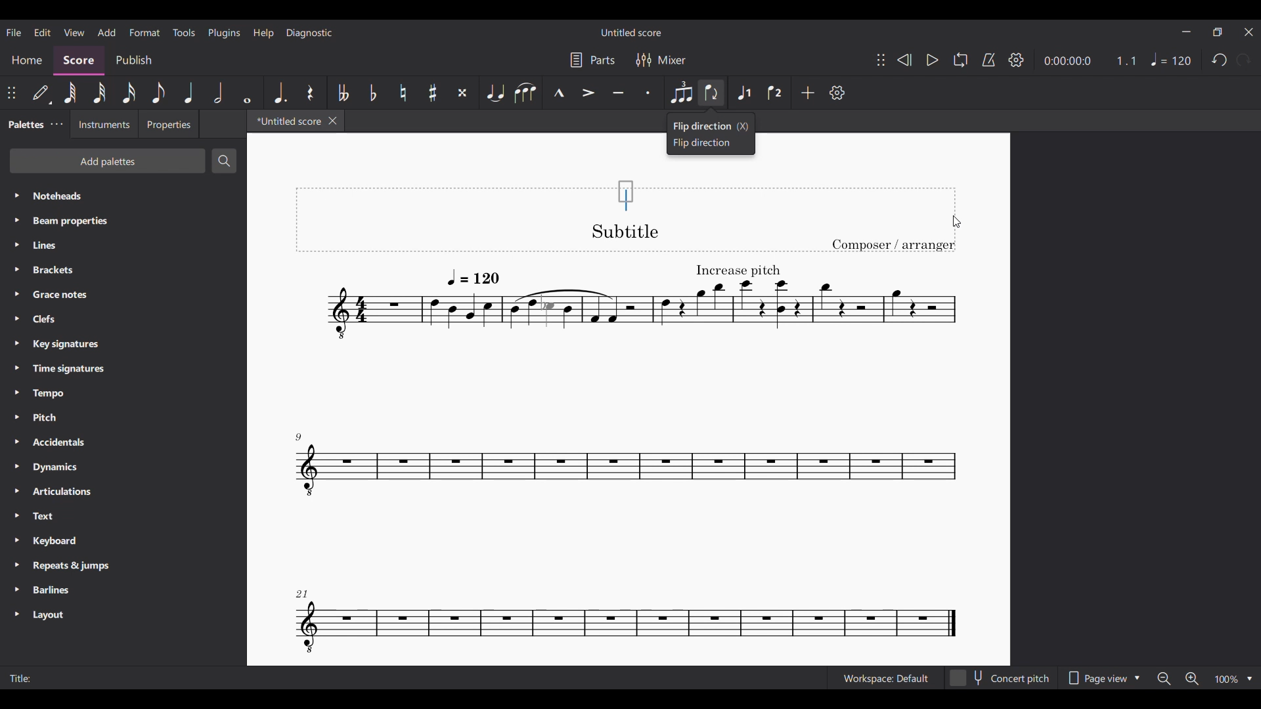 The width and height of the screenshot is (1261, 709). Describe the element at coordinates (11, 93) in the screenshot. I see `Change position ` at that location.